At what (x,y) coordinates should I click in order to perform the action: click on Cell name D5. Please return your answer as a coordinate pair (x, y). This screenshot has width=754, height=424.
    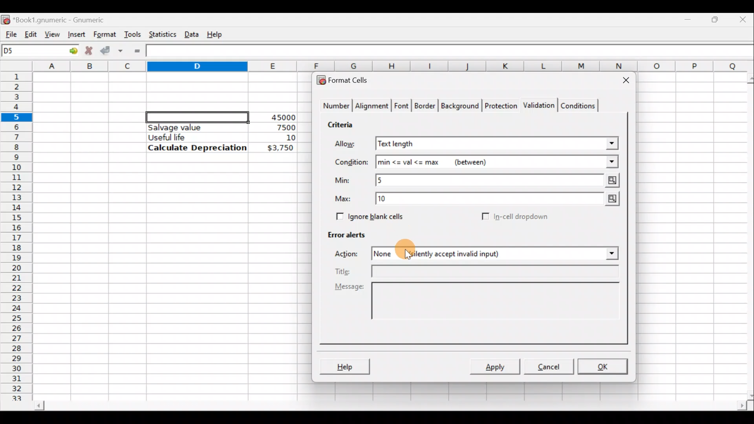
    Looking at the image, I should click on (31, 51).